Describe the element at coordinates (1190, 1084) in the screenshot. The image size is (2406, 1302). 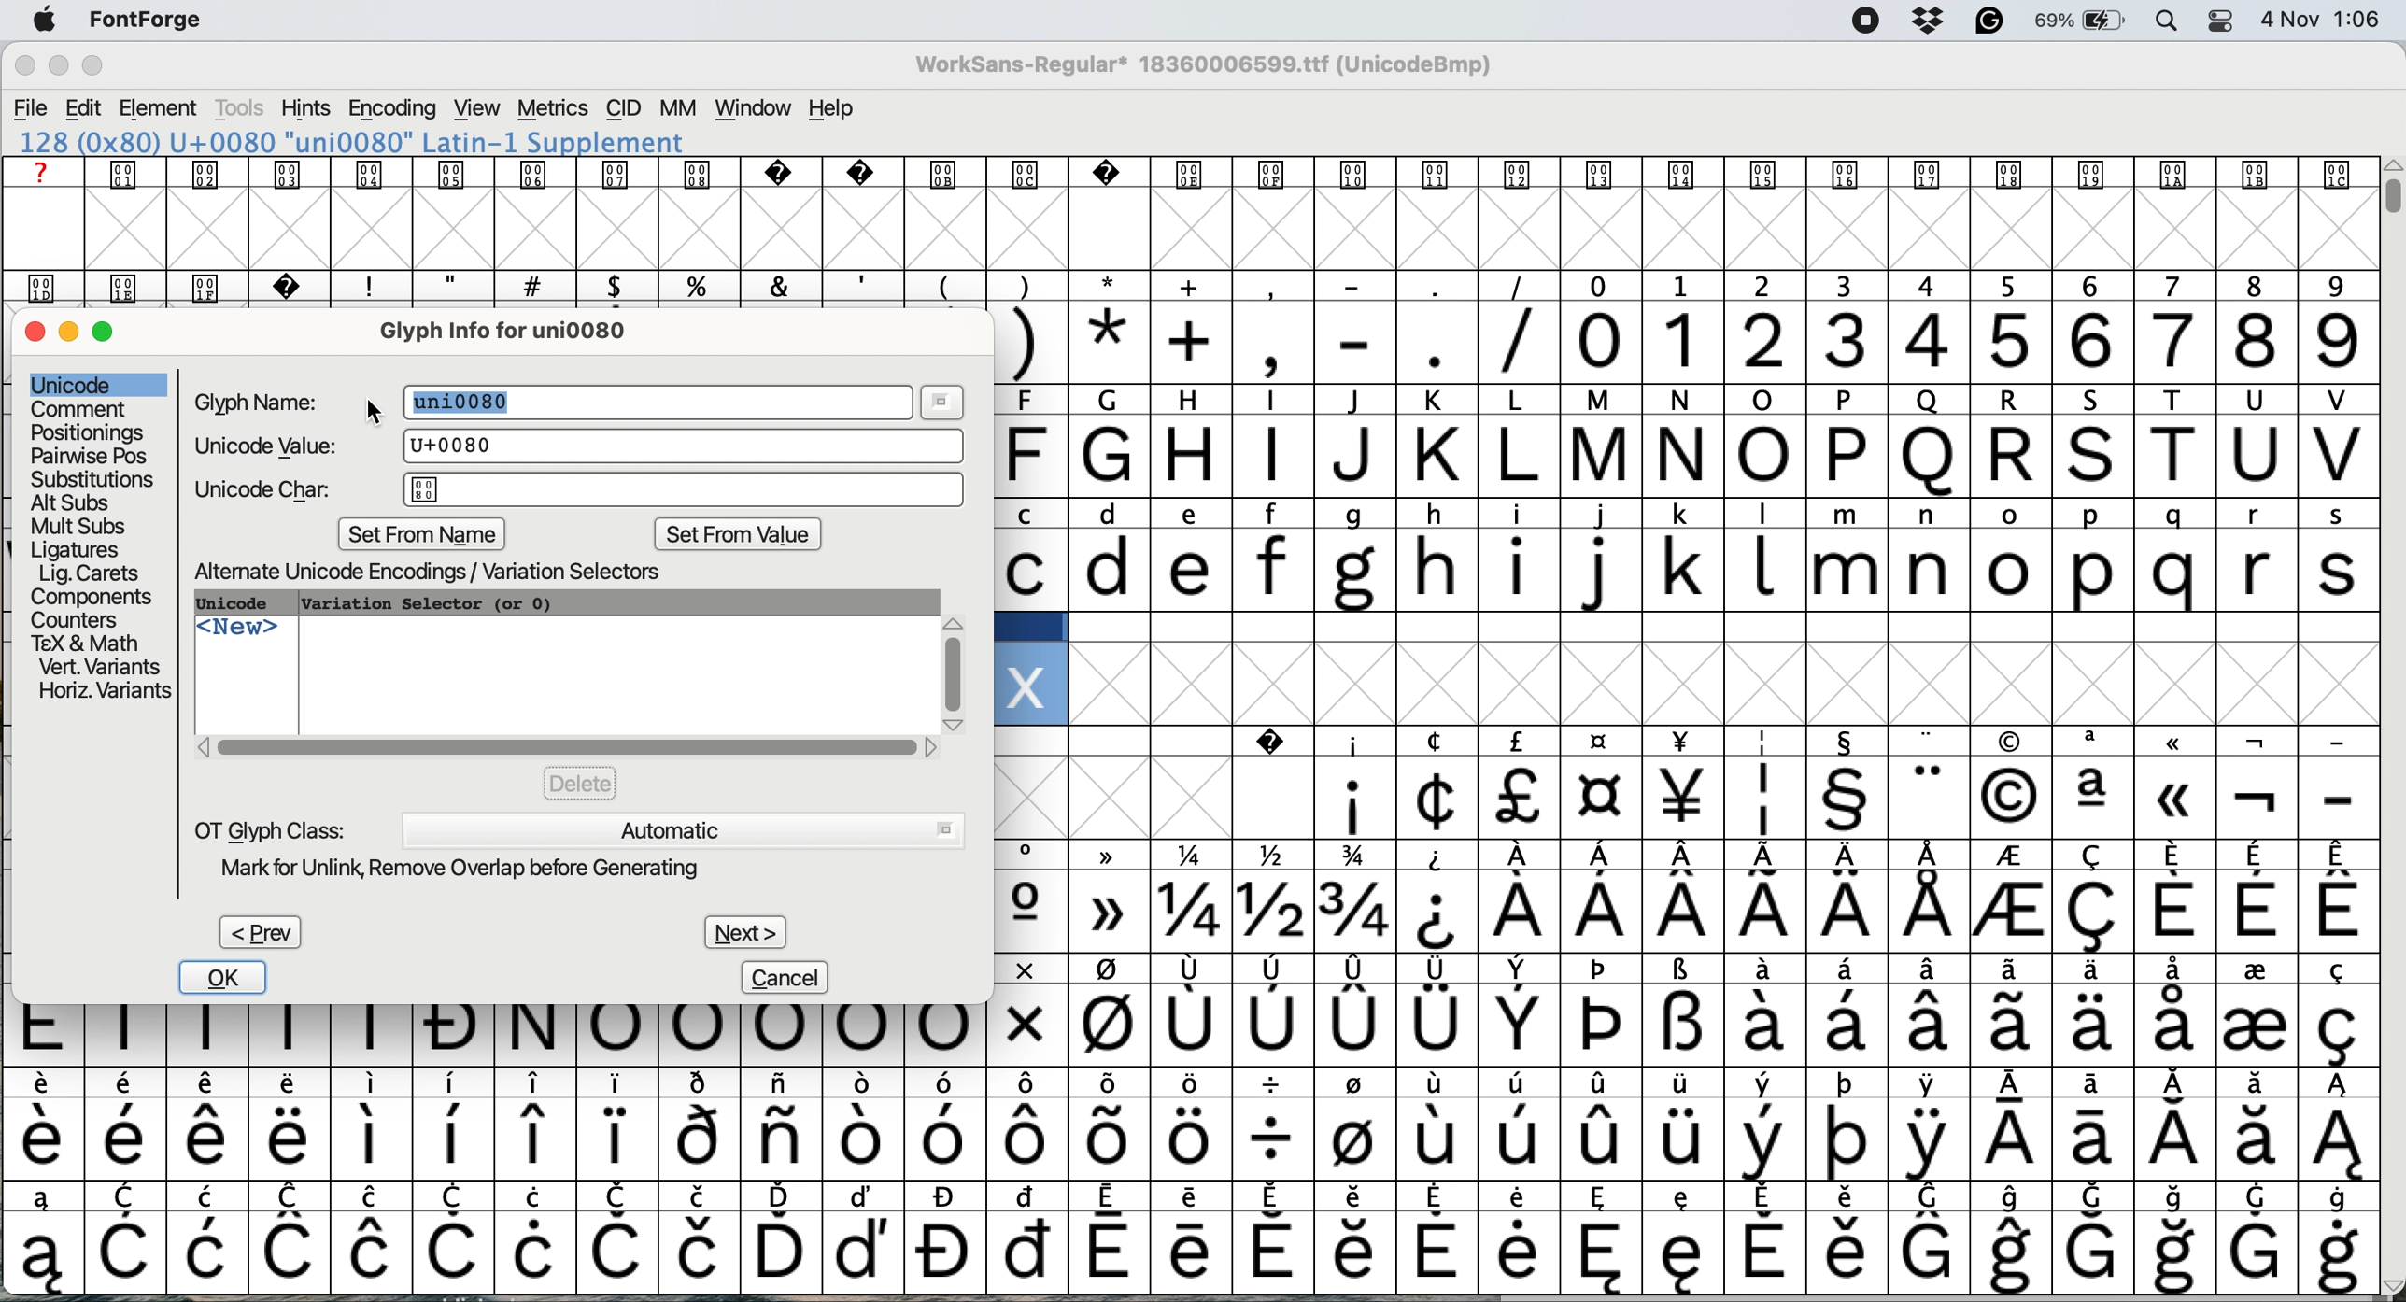
I see `special characters` at that location.